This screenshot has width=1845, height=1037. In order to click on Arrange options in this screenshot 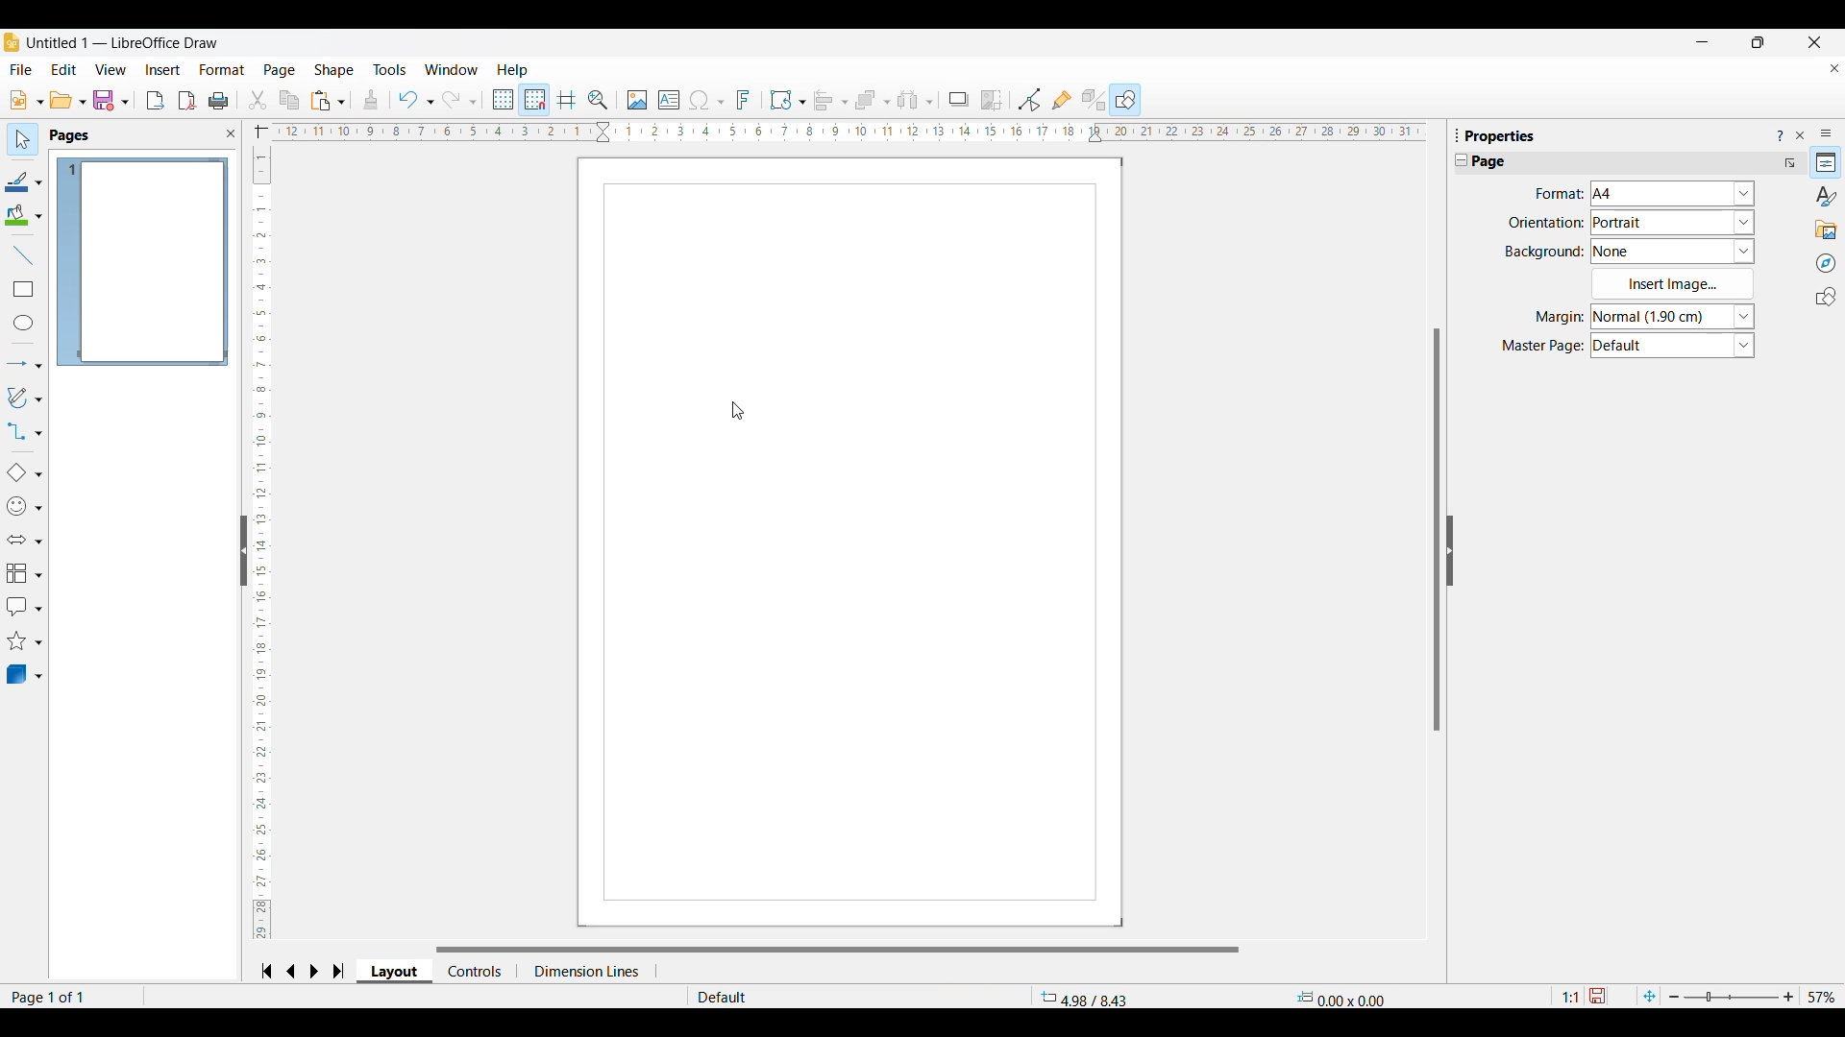, I will do `click(873, 101)`.